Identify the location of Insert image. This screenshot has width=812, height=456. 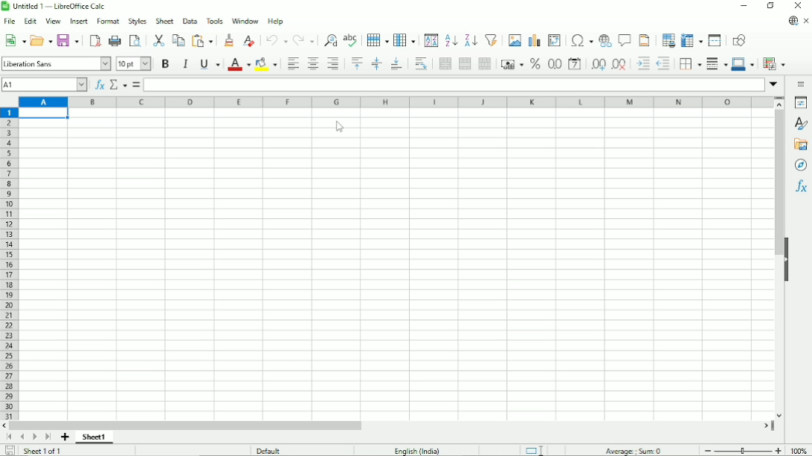
(514, 39).